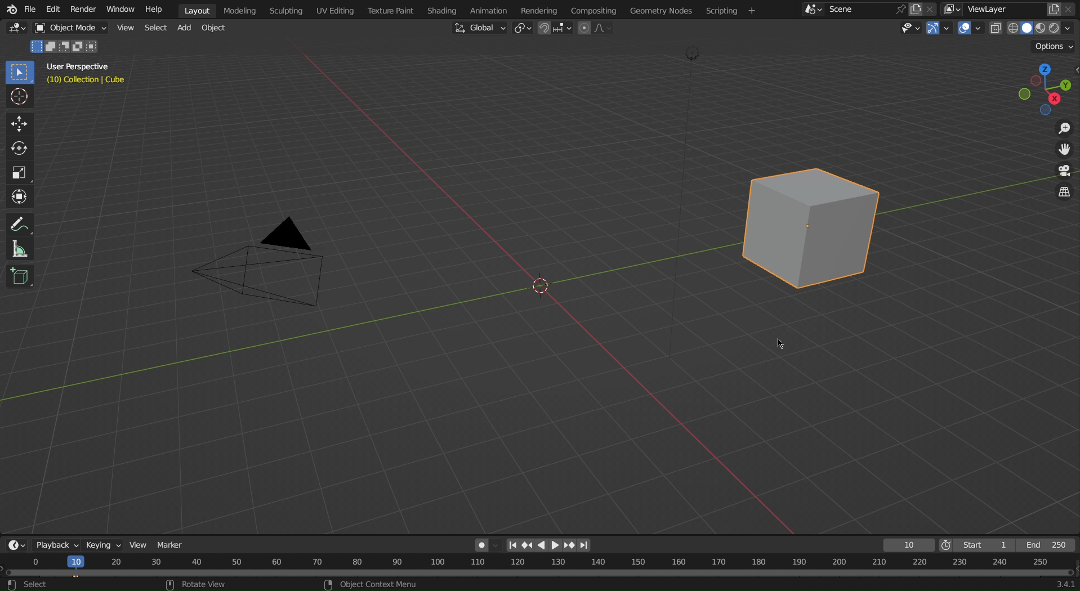 The width and height of the screenshot is (1080, 591). Describe the element at coordinates (668, 10) in the screenshot. I see `Geometry Nodes` at that location.